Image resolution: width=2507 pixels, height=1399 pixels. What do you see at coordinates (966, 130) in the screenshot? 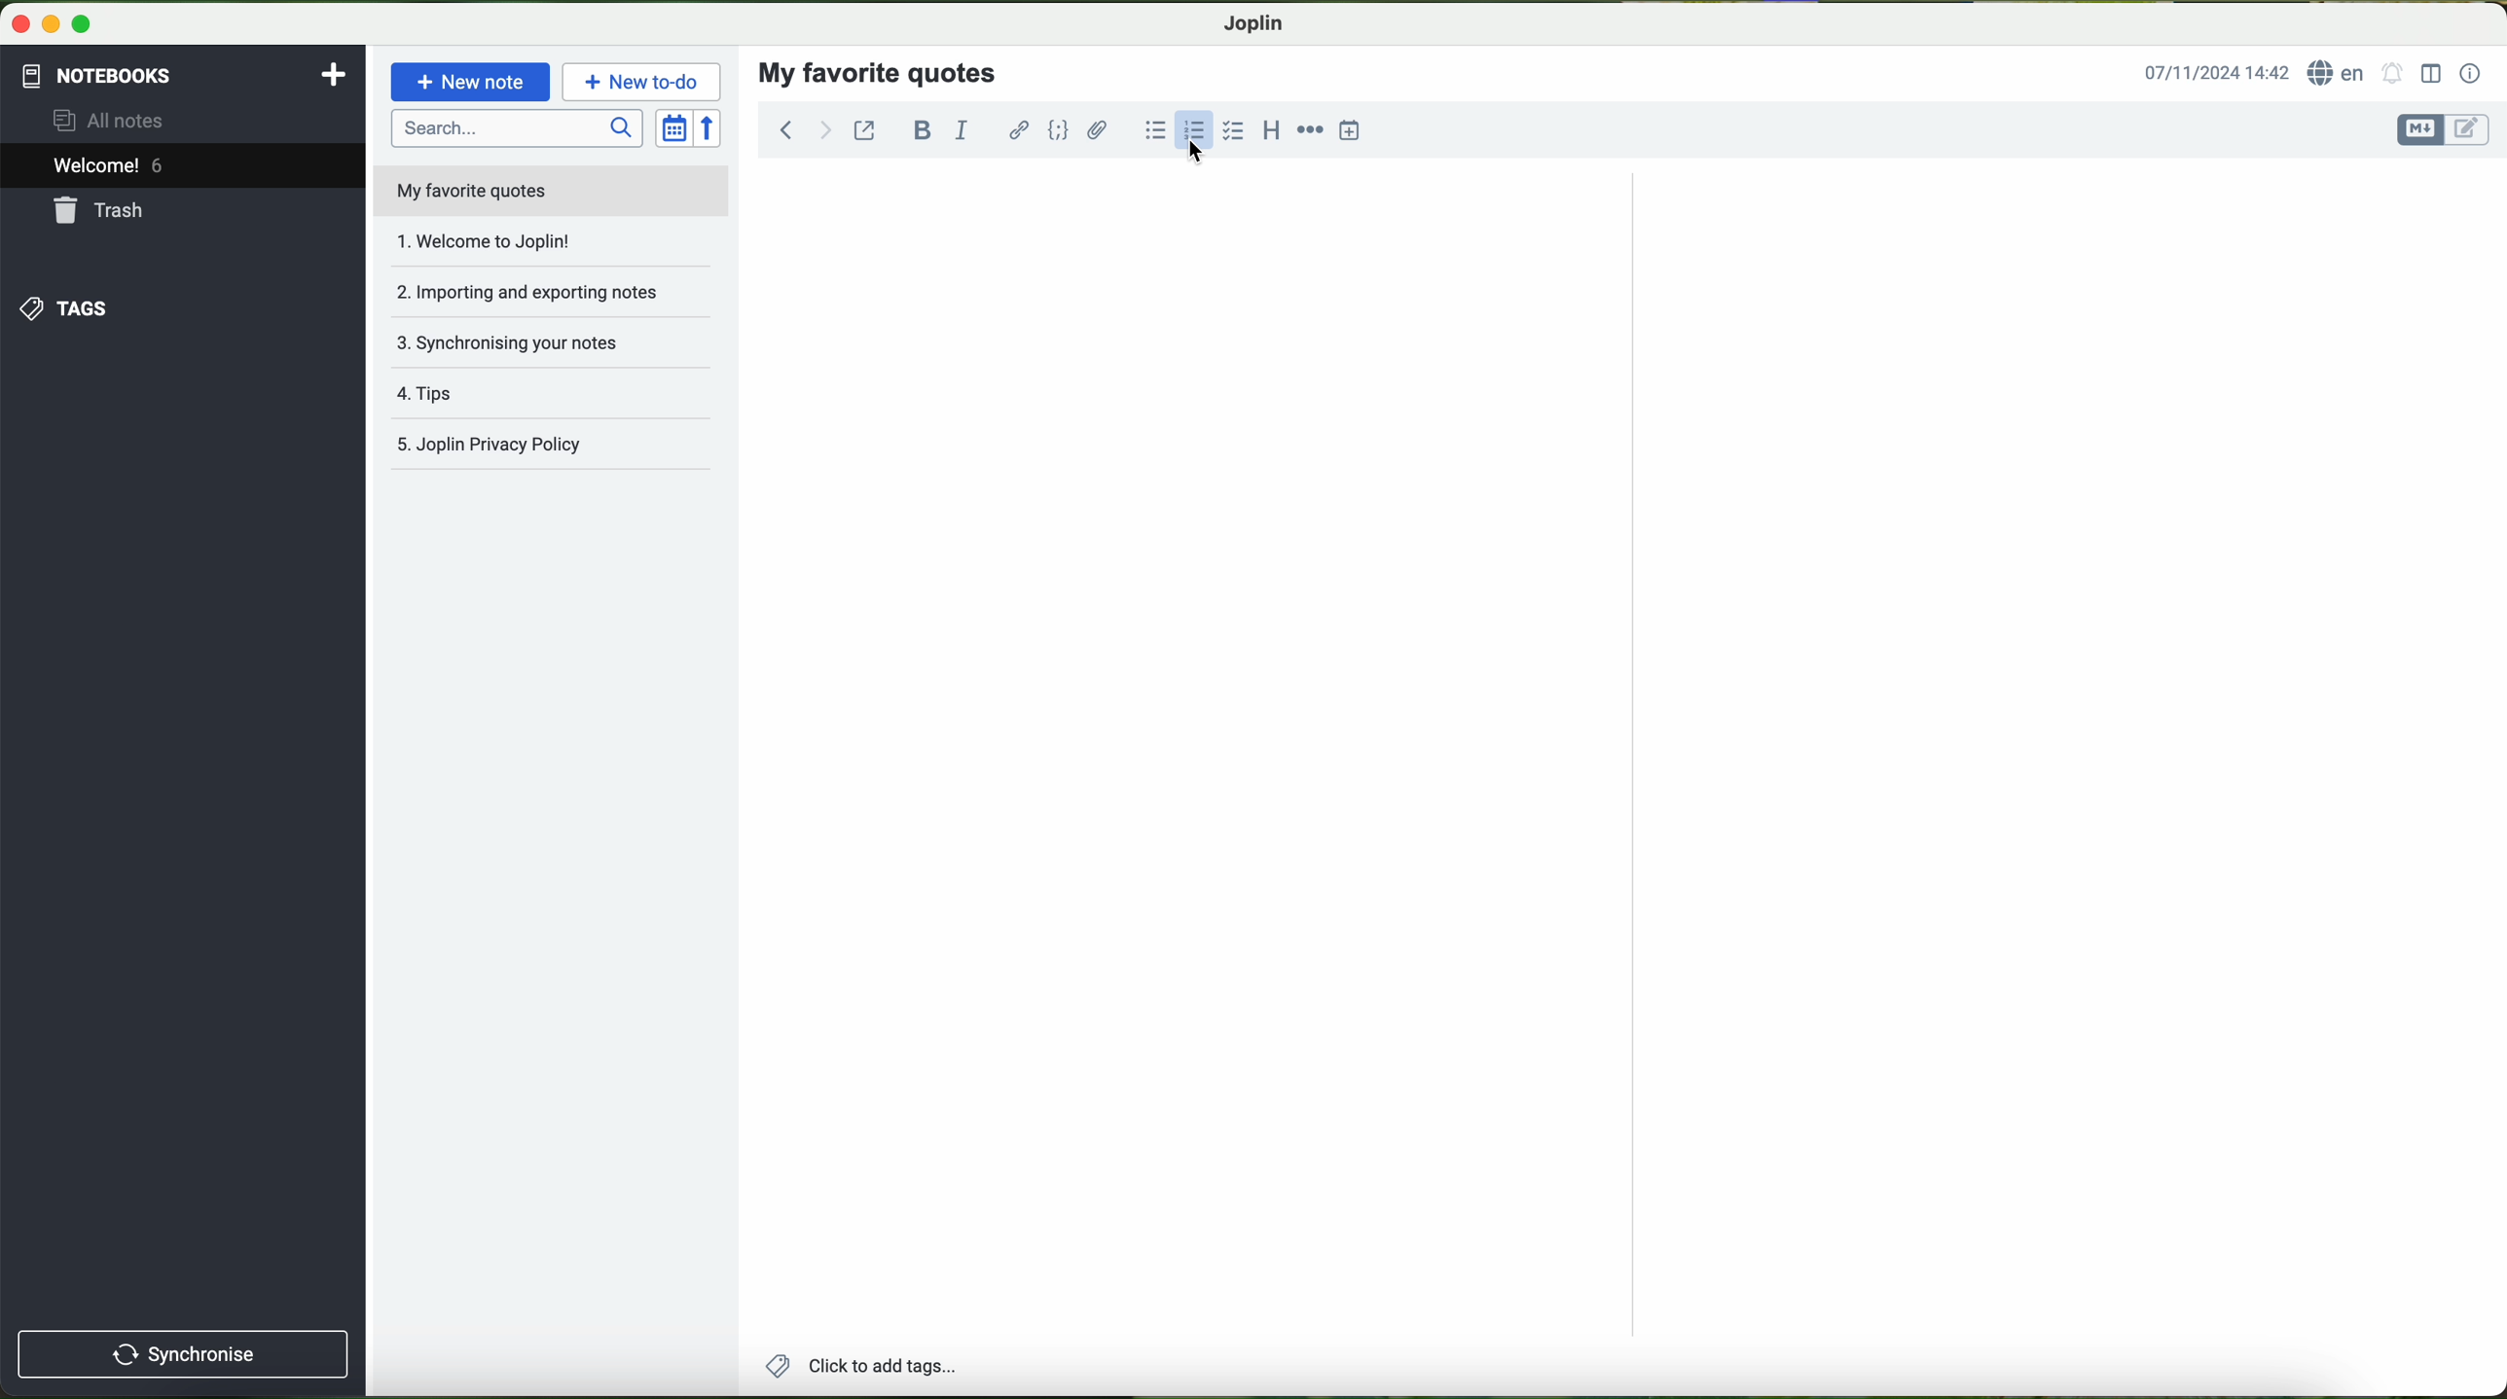
I see `italic` at bounding box center [966, 130].